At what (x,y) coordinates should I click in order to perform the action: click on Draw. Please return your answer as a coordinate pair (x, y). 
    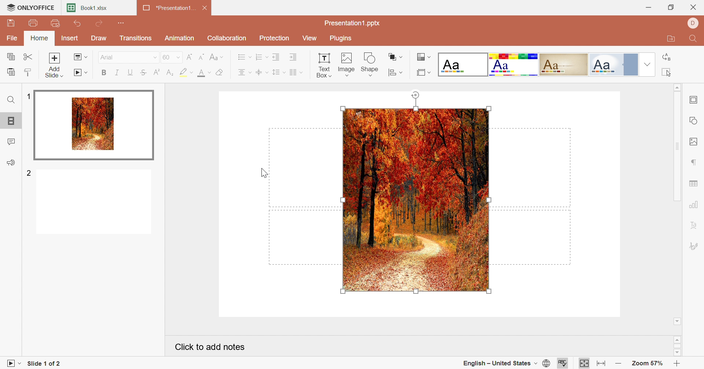
    Looking at the image, I should click on (100, 38).